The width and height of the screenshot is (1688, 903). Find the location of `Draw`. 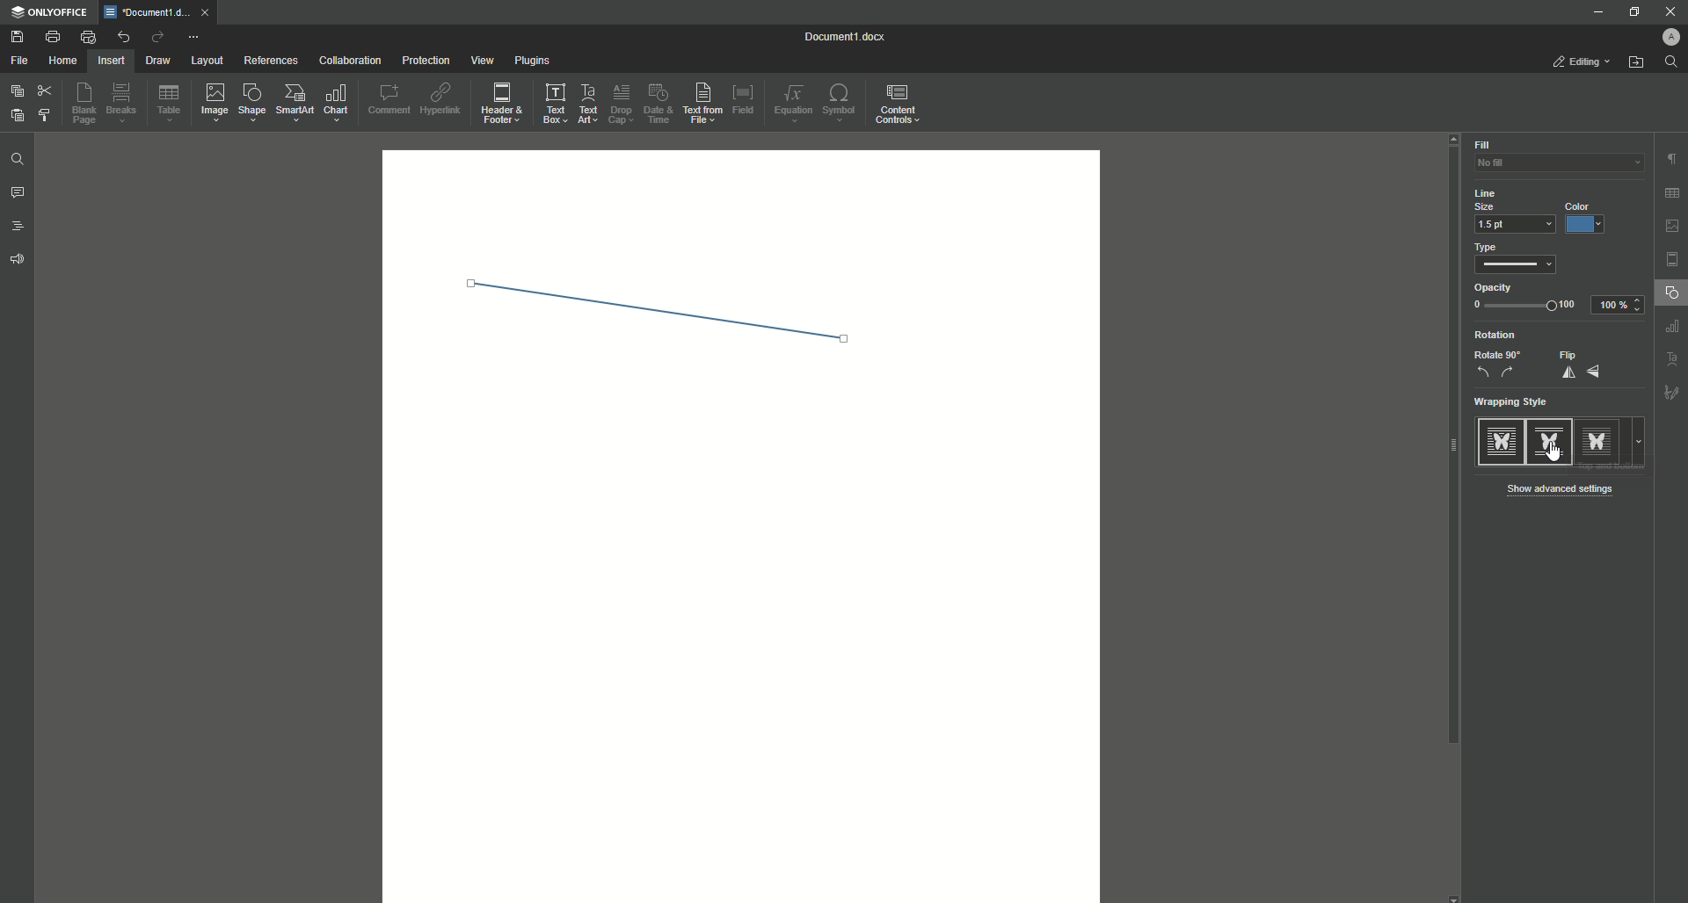

Draw is located at coordinates (157, 61).